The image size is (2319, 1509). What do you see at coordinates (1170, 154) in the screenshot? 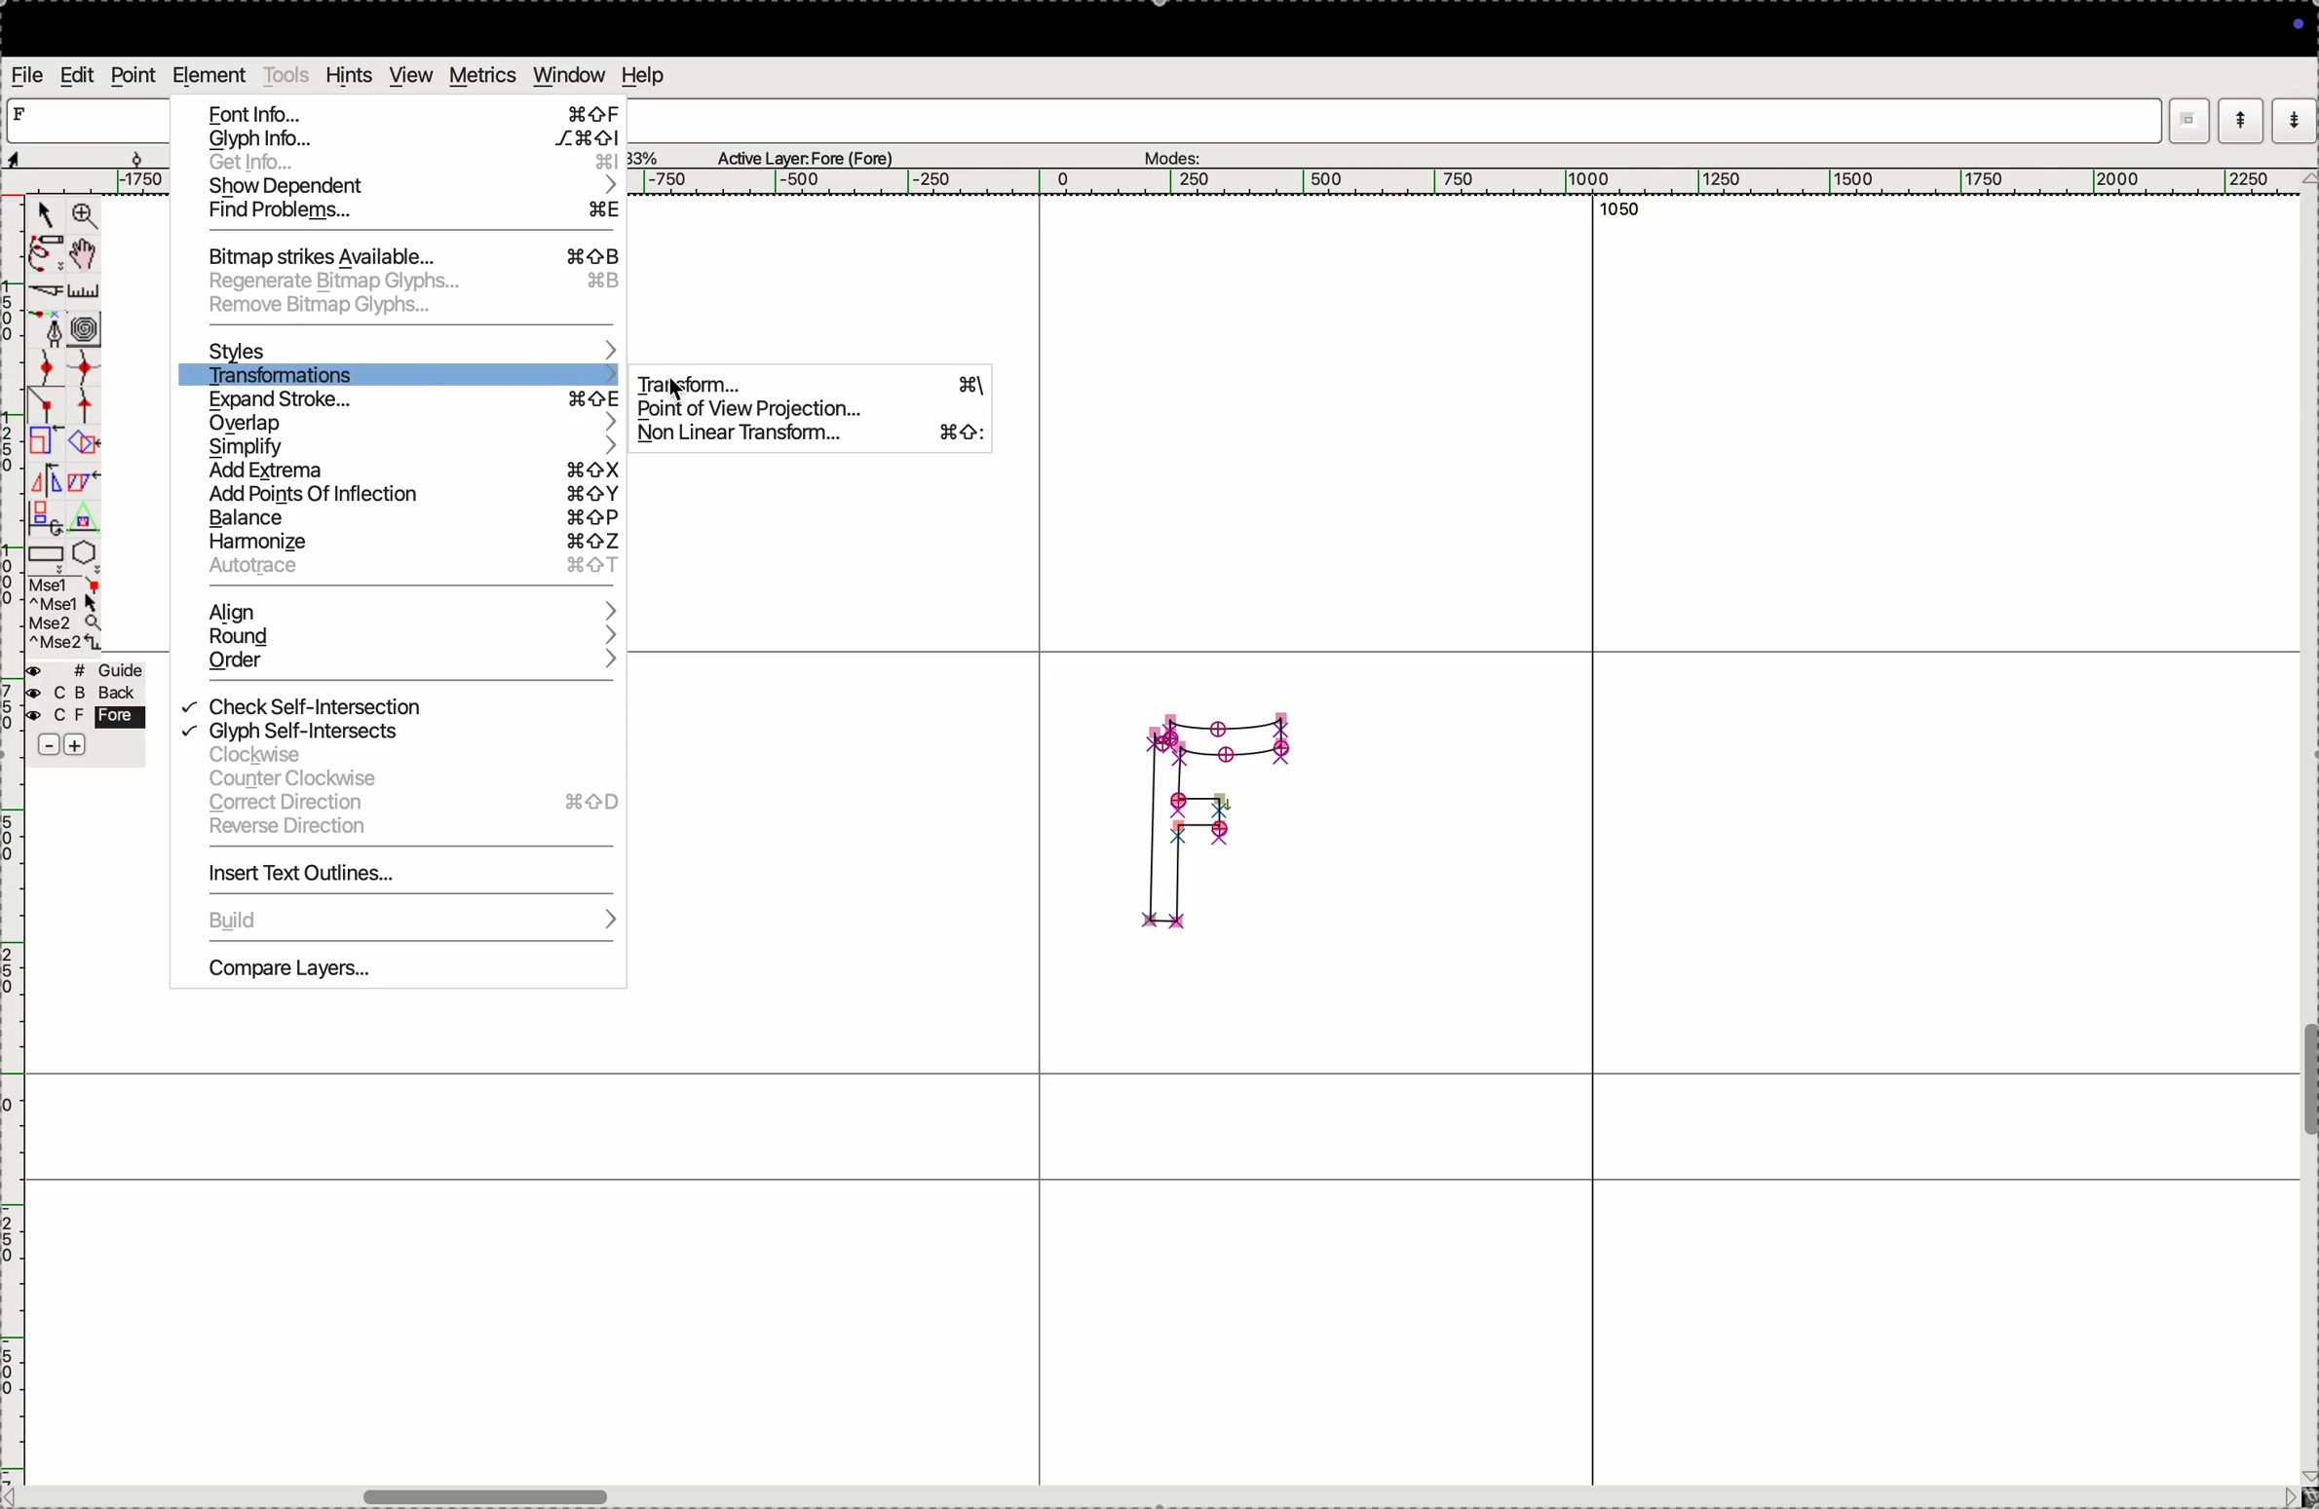
I see `modes` at bounding box center [1170, 154].